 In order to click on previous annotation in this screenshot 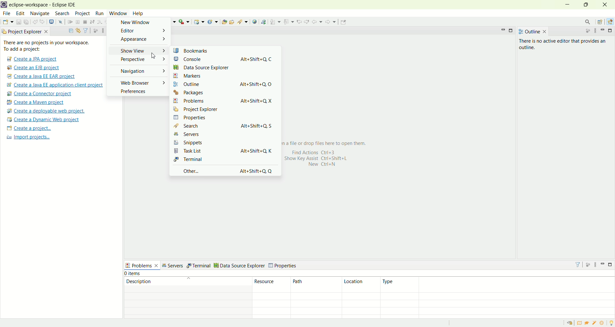, I will do `click(288, 21)`.